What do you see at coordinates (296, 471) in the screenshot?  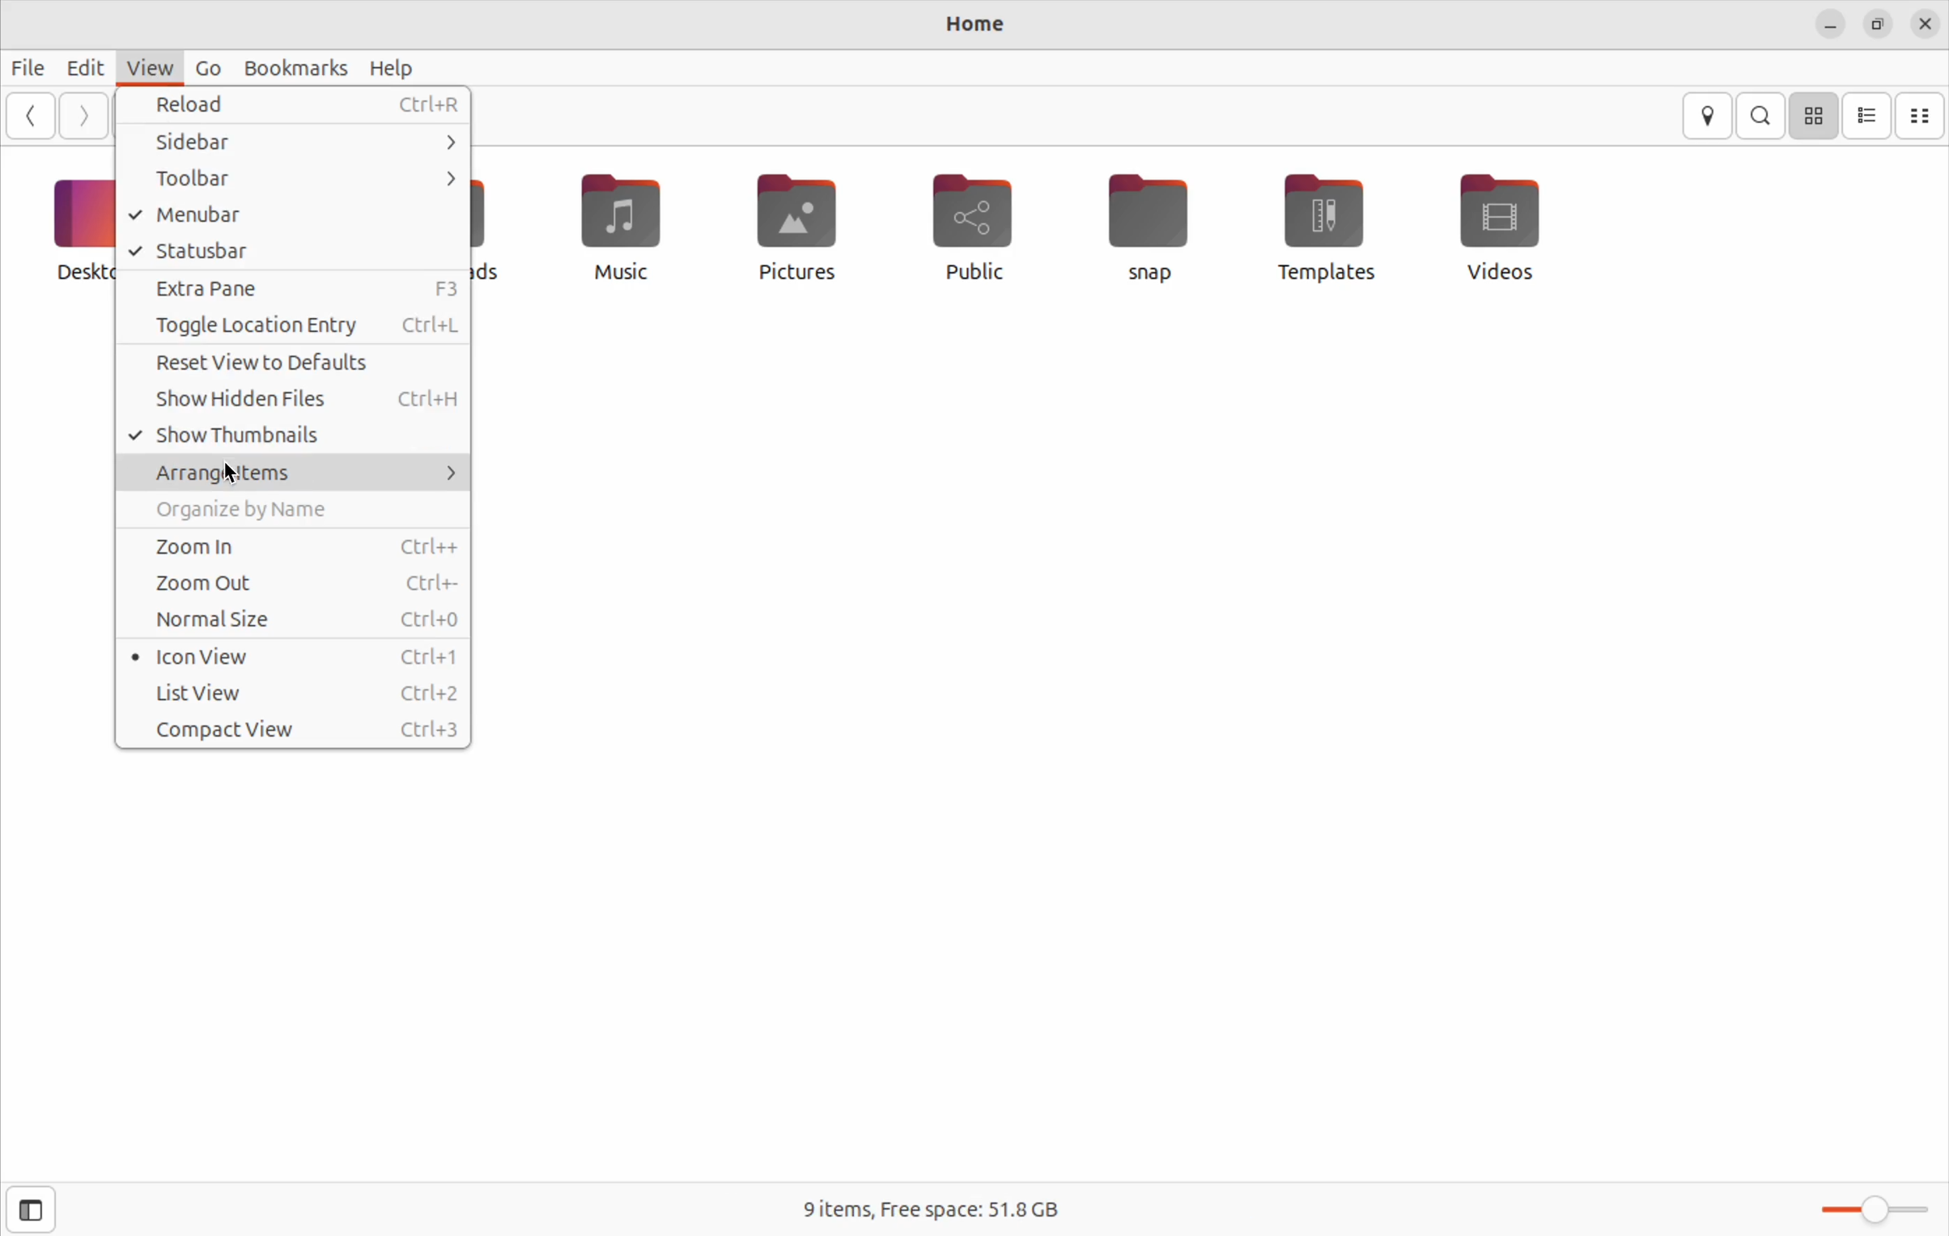 I see `arrange items` at bounding box center [296, 471].